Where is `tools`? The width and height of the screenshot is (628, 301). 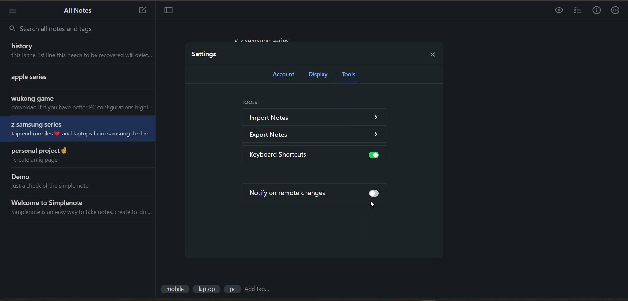
tools is located at coordinates (349, 74).